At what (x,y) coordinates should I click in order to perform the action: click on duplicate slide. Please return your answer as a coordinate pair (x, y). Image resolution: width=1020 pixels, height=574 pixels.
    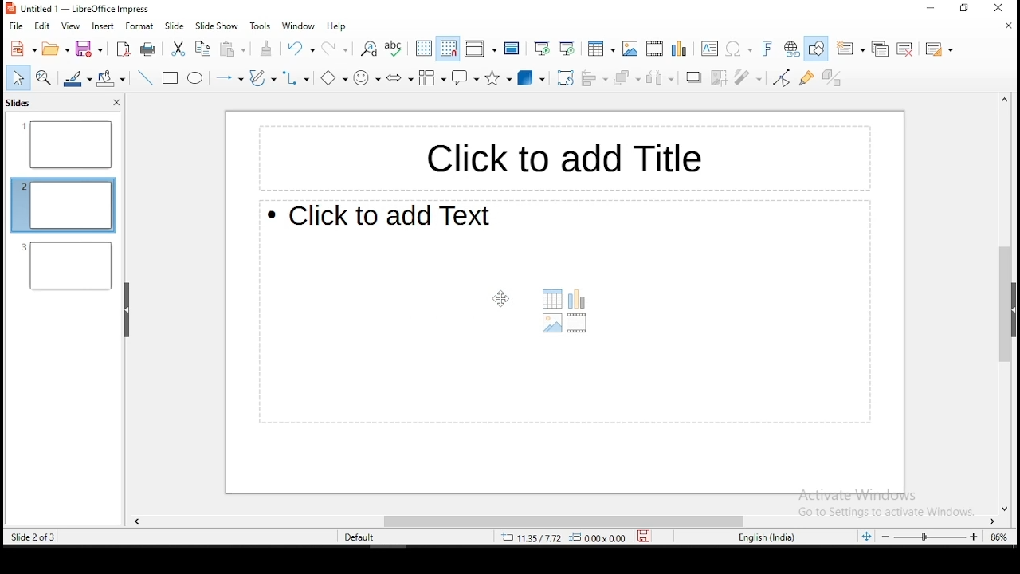
    Looking at the image, I should click on (880, 48).